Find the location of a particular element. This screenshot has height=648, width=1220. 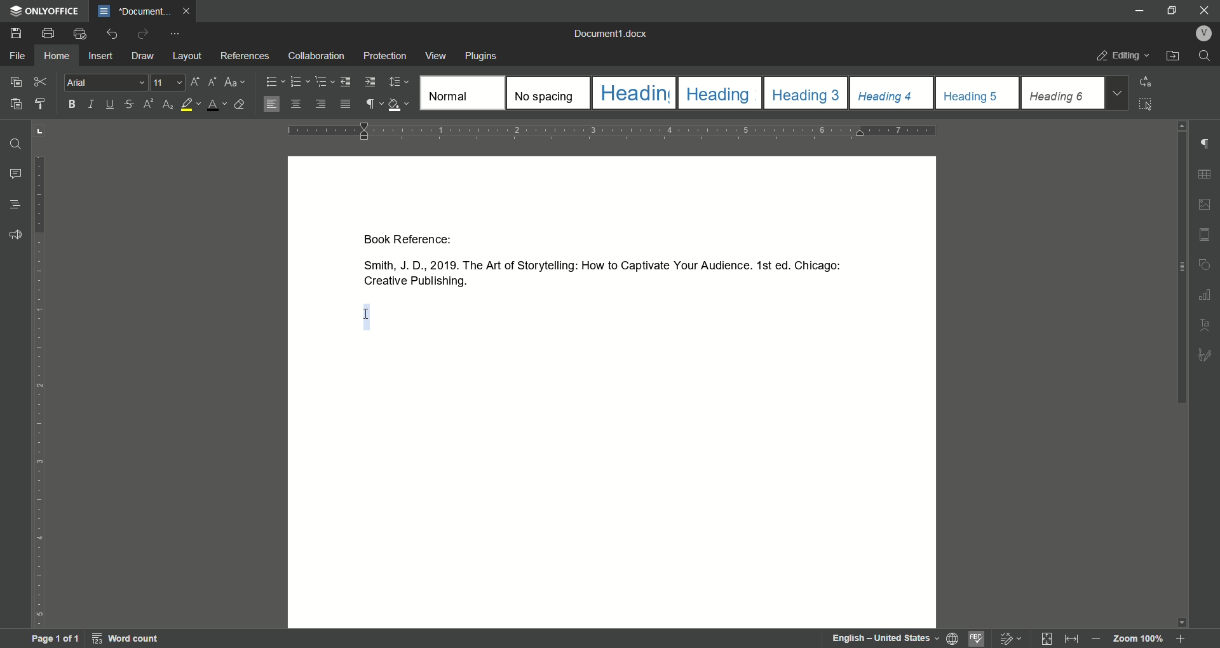

onlyoffice logo is located at coordinates (45, 11).